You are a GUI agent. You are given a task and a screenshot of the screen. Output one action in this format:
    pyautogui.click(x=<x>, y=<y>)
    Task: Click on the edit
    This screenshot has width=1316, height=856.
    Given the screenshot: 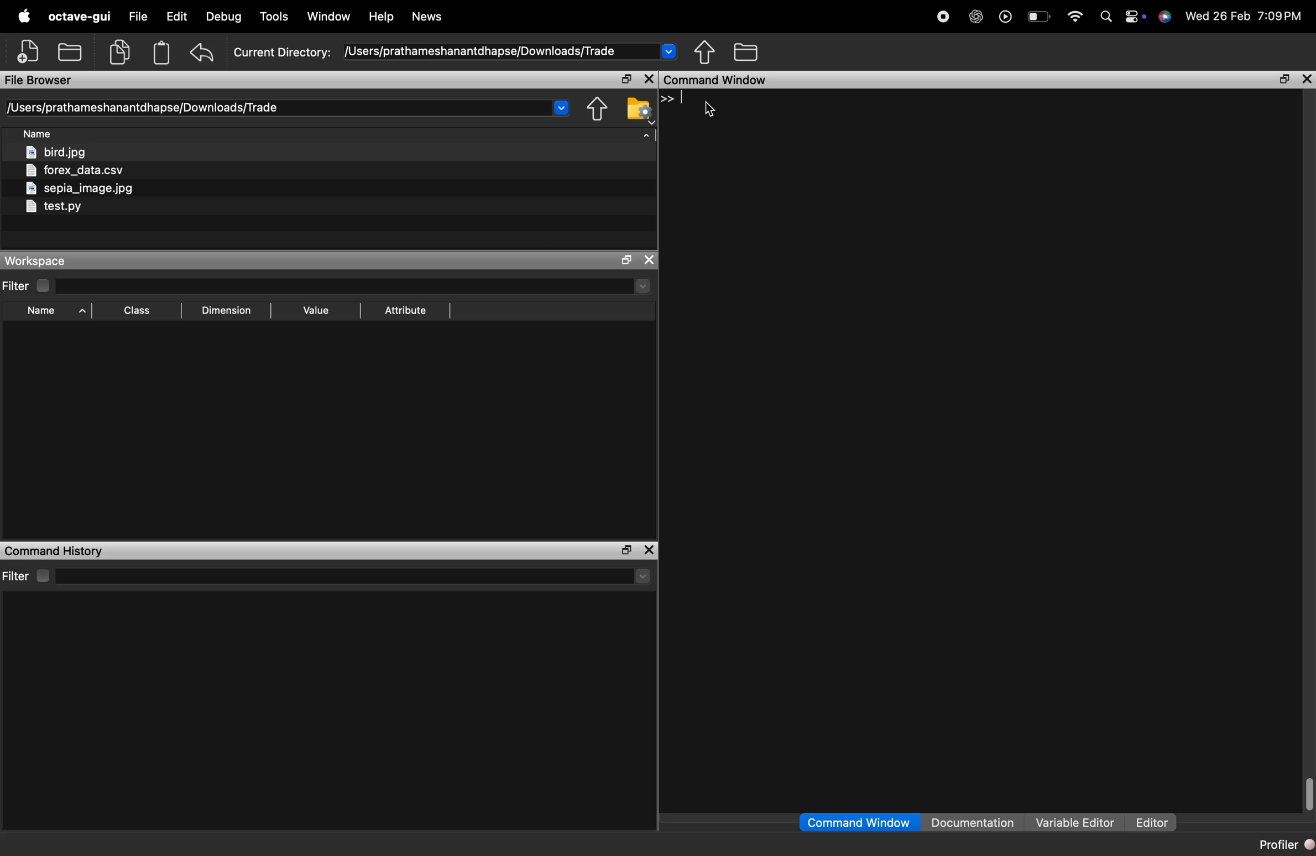 What is the action you would take?
    pyautogui.click(x=179, y=17)
    